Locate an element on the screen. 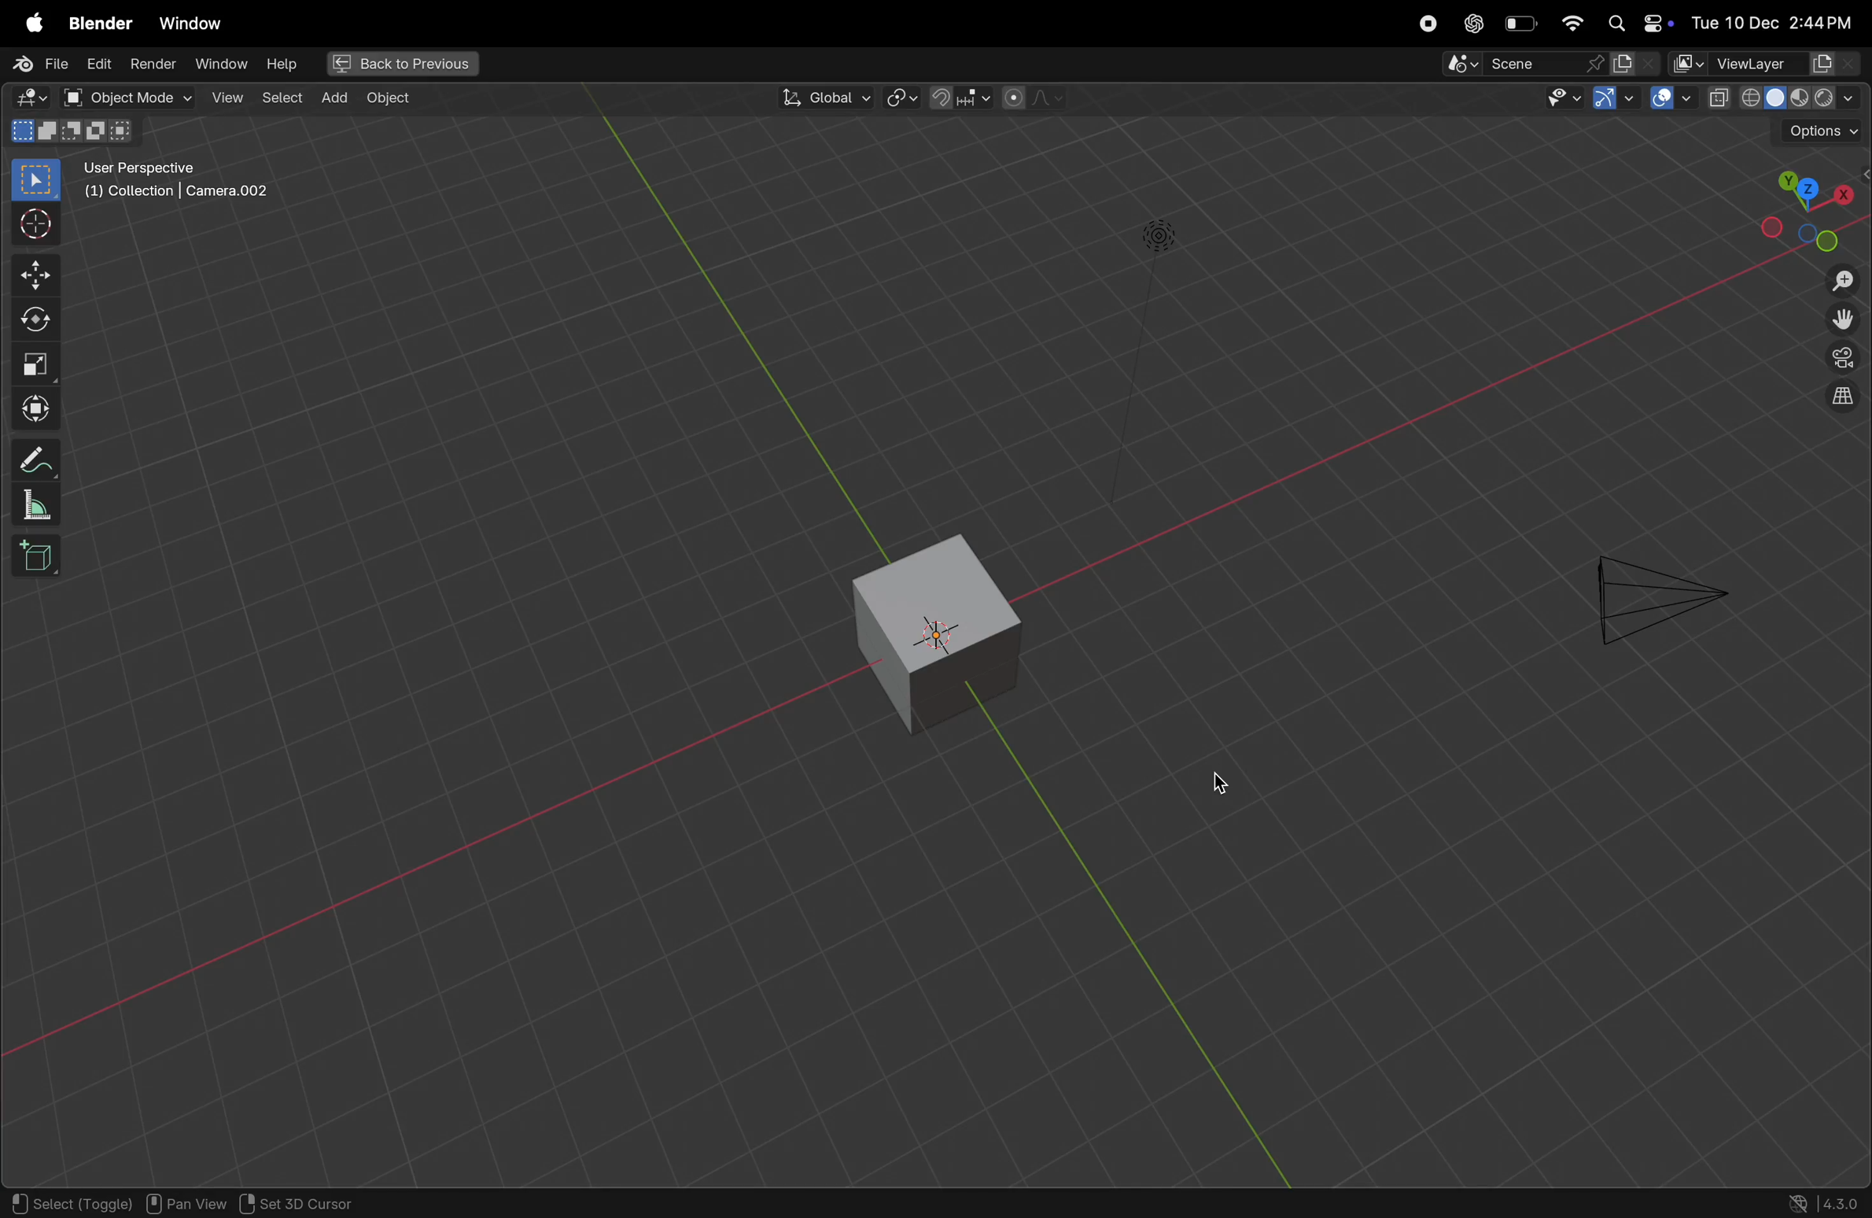  select is located at coordinates (33, 179).